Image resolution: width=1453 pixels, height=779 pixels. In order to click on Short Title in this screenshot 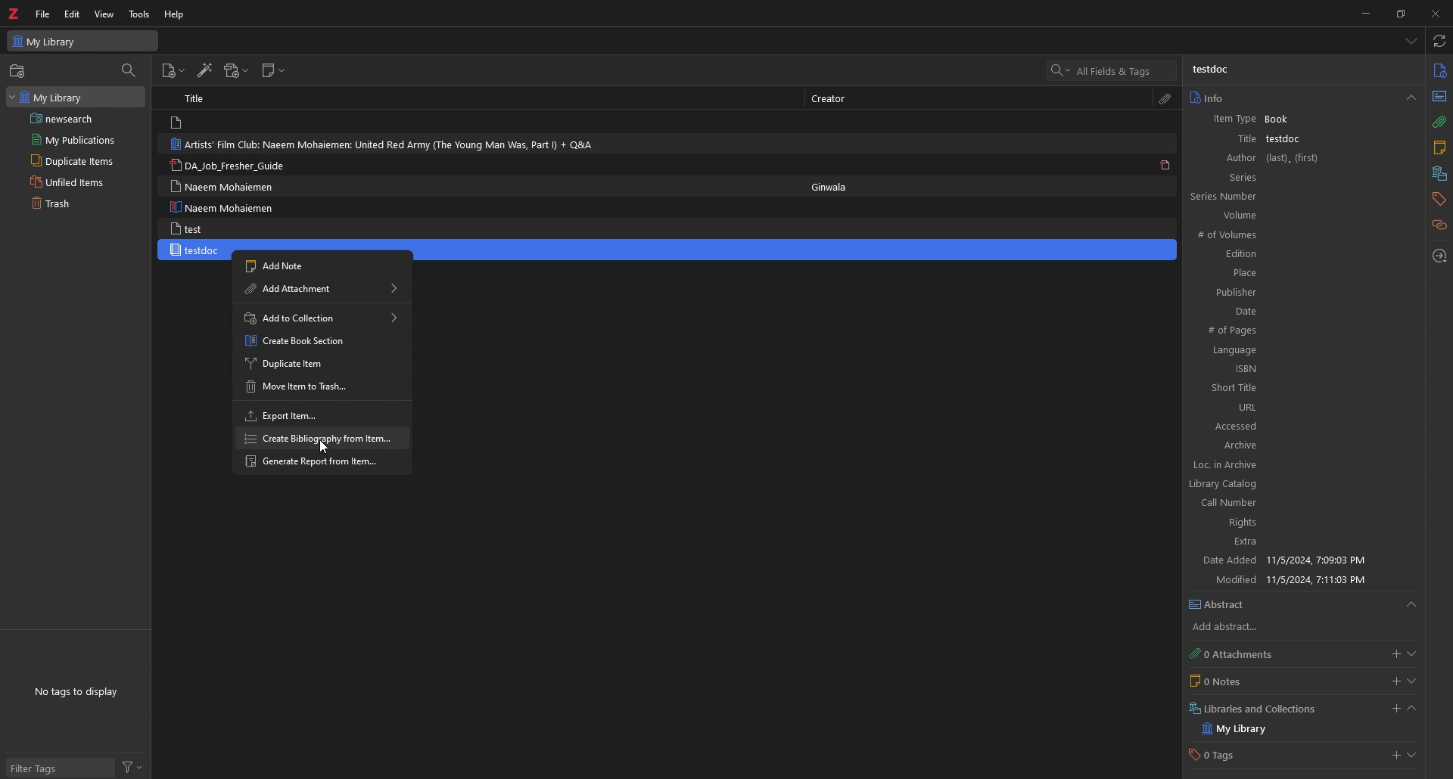, I will do `click(1300, 388)`.